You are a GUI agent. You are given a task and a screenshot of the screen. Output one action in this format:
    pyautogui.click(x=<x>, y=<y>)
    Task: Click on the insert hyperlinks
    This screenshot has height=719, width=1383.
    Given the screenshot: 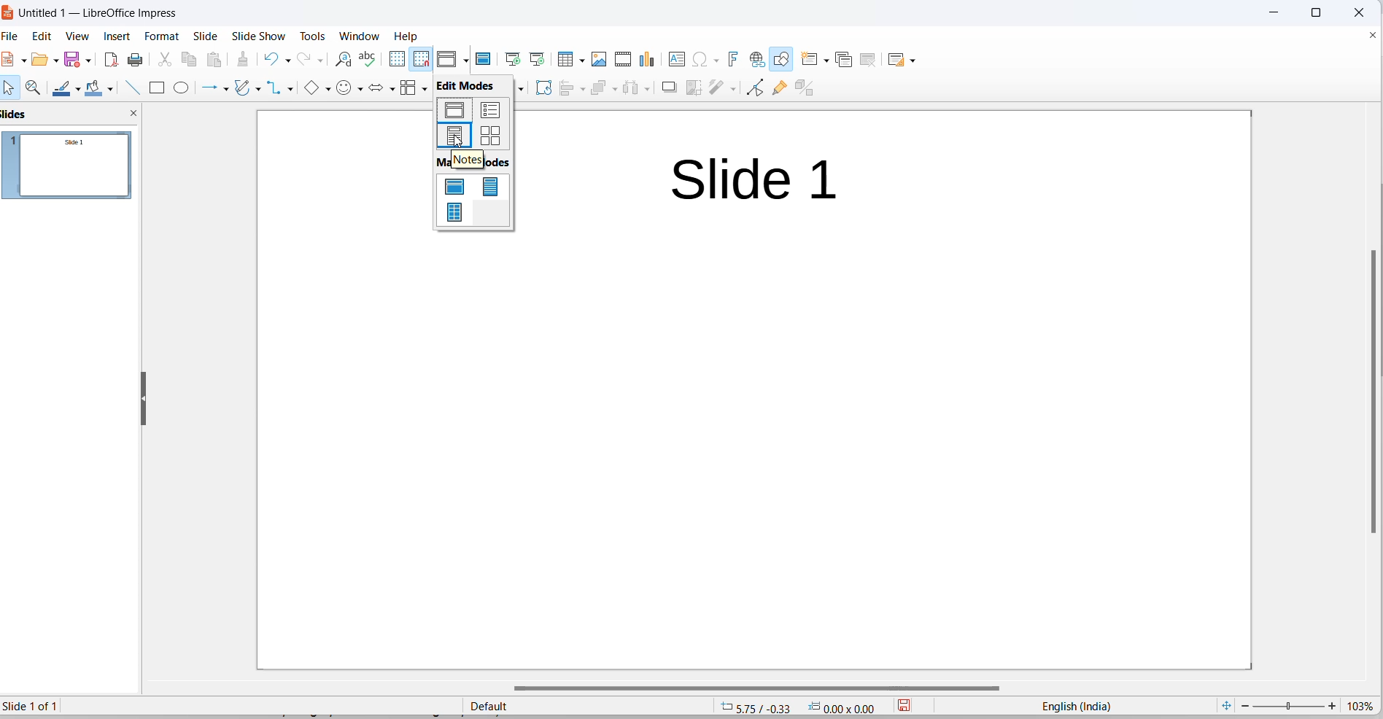 What is the action you would take?
    pyautogui.click(x=758, y=58)
    